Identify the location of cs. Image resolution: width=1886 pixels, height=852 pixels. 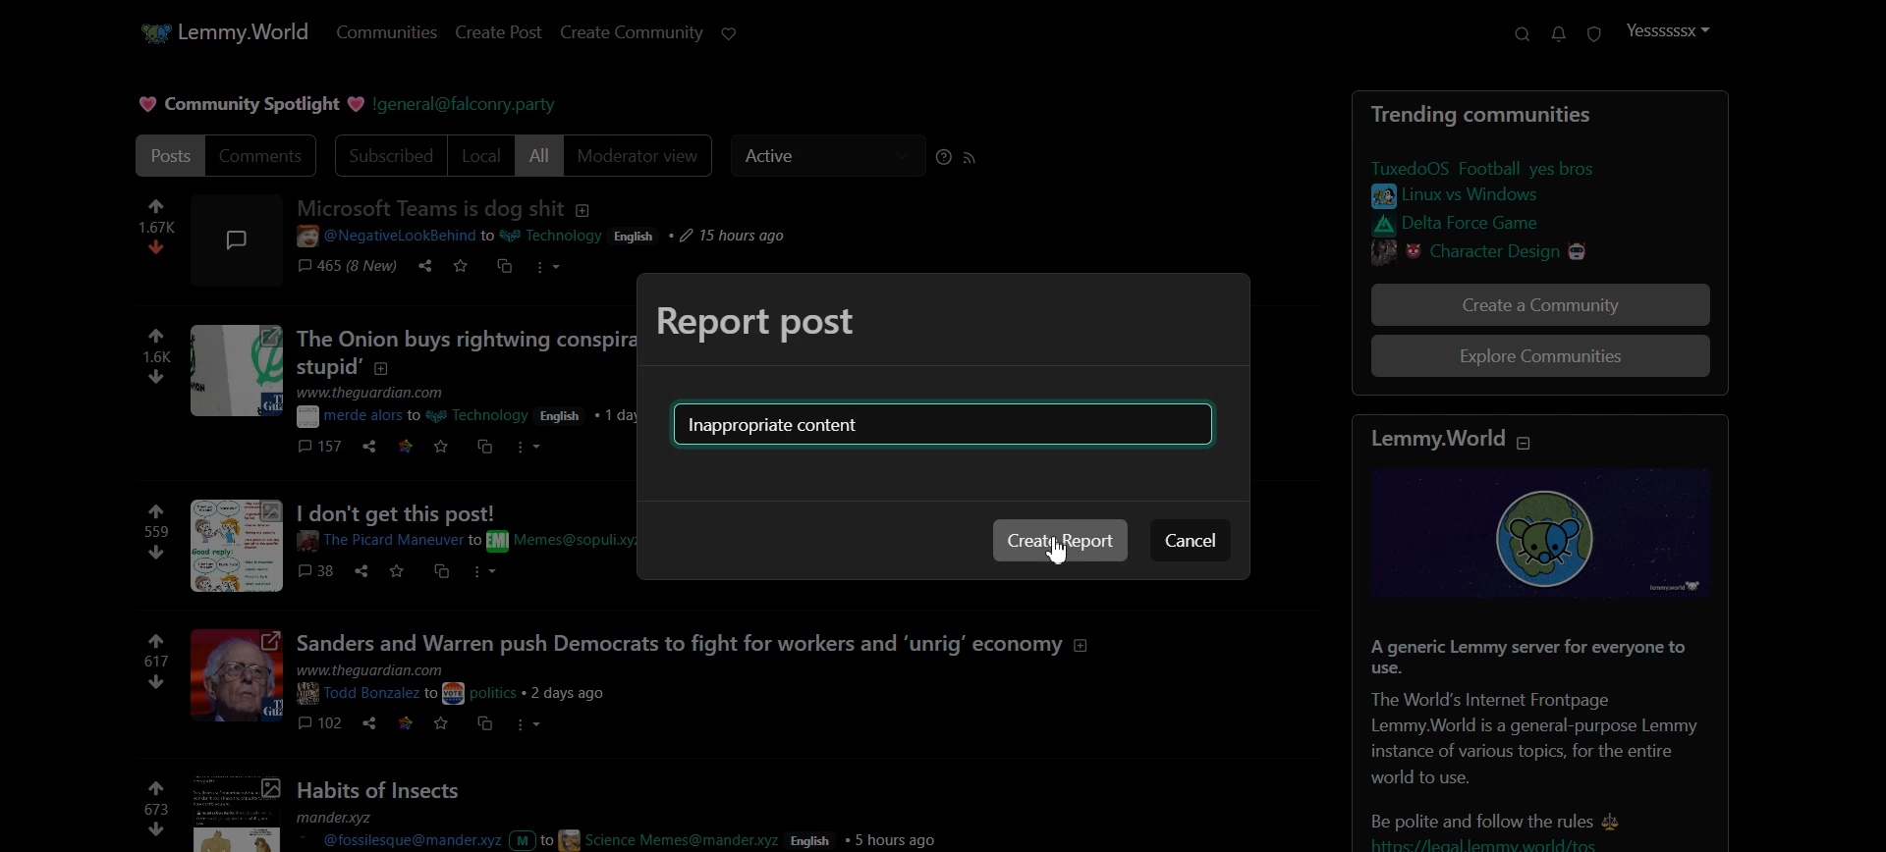
(483, 723).